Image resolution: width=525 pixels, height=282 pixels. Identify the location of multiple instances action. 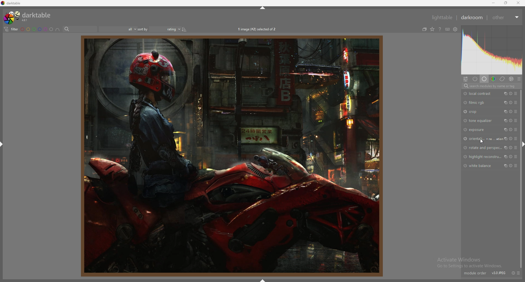
(504, 102).